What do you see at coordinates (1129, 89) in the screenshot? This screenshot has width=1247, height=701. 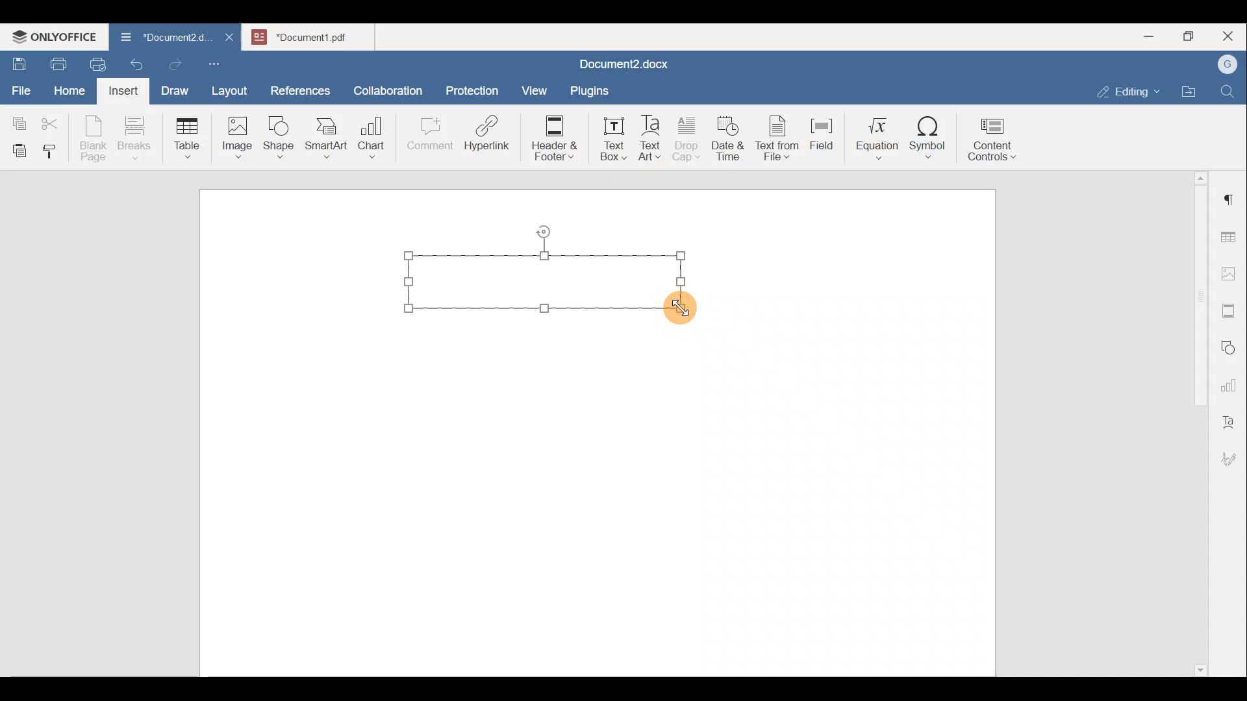 I see `Editing mode` at bounding box center [1129, 89].